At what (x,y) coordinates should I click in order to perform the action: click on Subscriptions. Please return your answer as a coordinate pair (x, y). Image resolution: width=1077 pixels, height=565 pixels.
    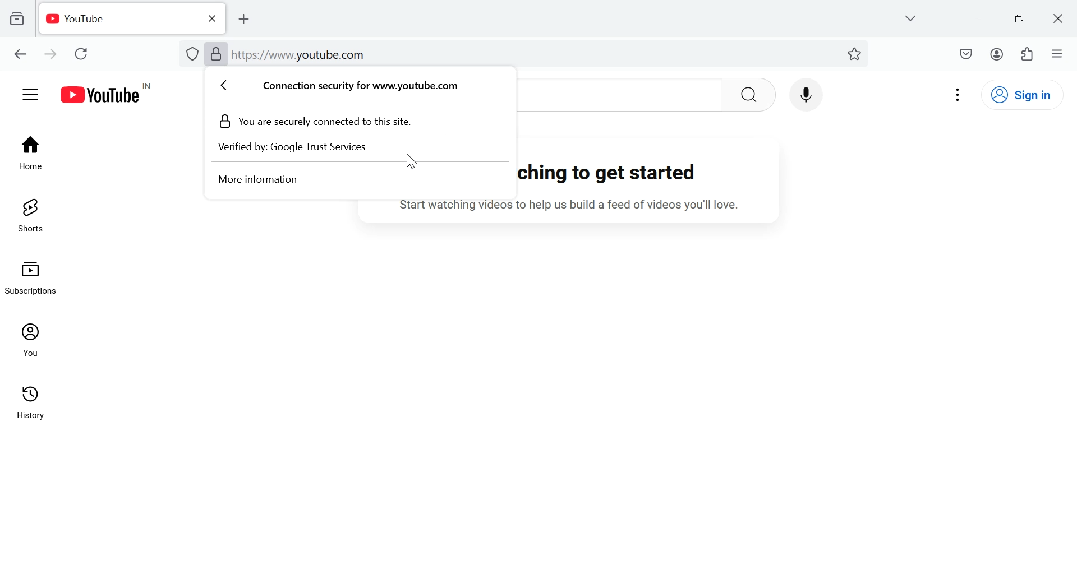
    Looking at the image, I should click on (35, 276).